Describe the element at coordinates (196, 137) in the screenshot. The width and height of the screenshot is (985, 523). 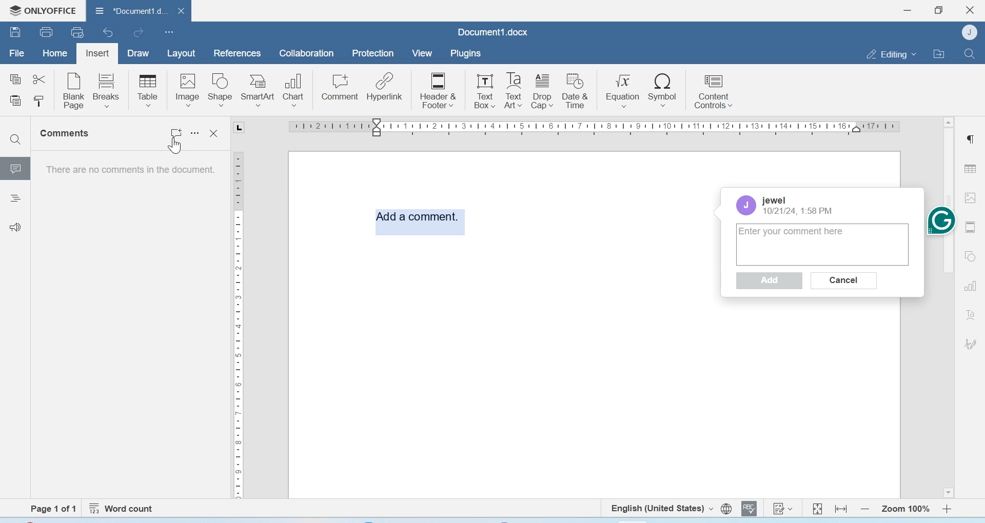
I see `More` at that location.